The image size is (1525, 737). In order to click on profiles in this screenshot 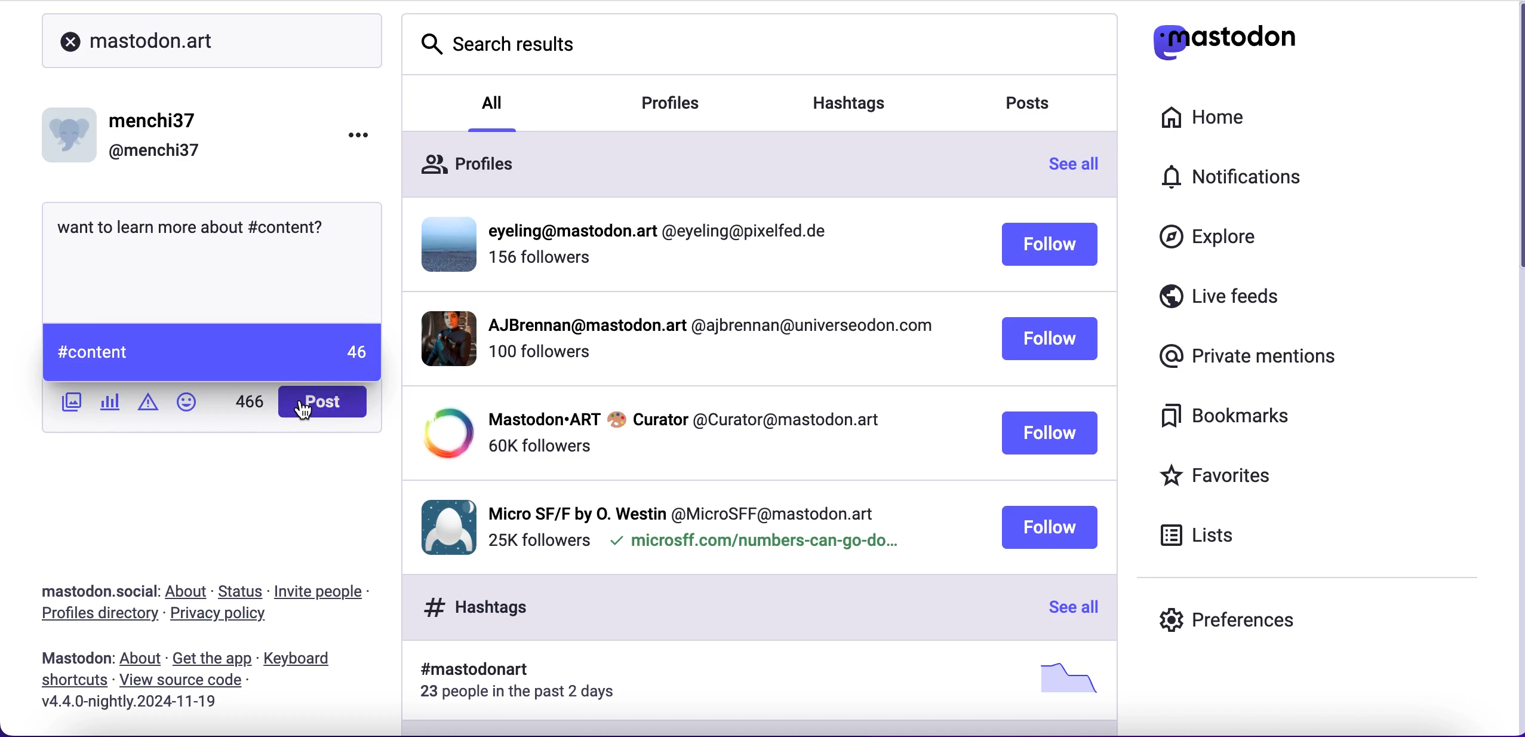, I will do `click(471, 160)`.